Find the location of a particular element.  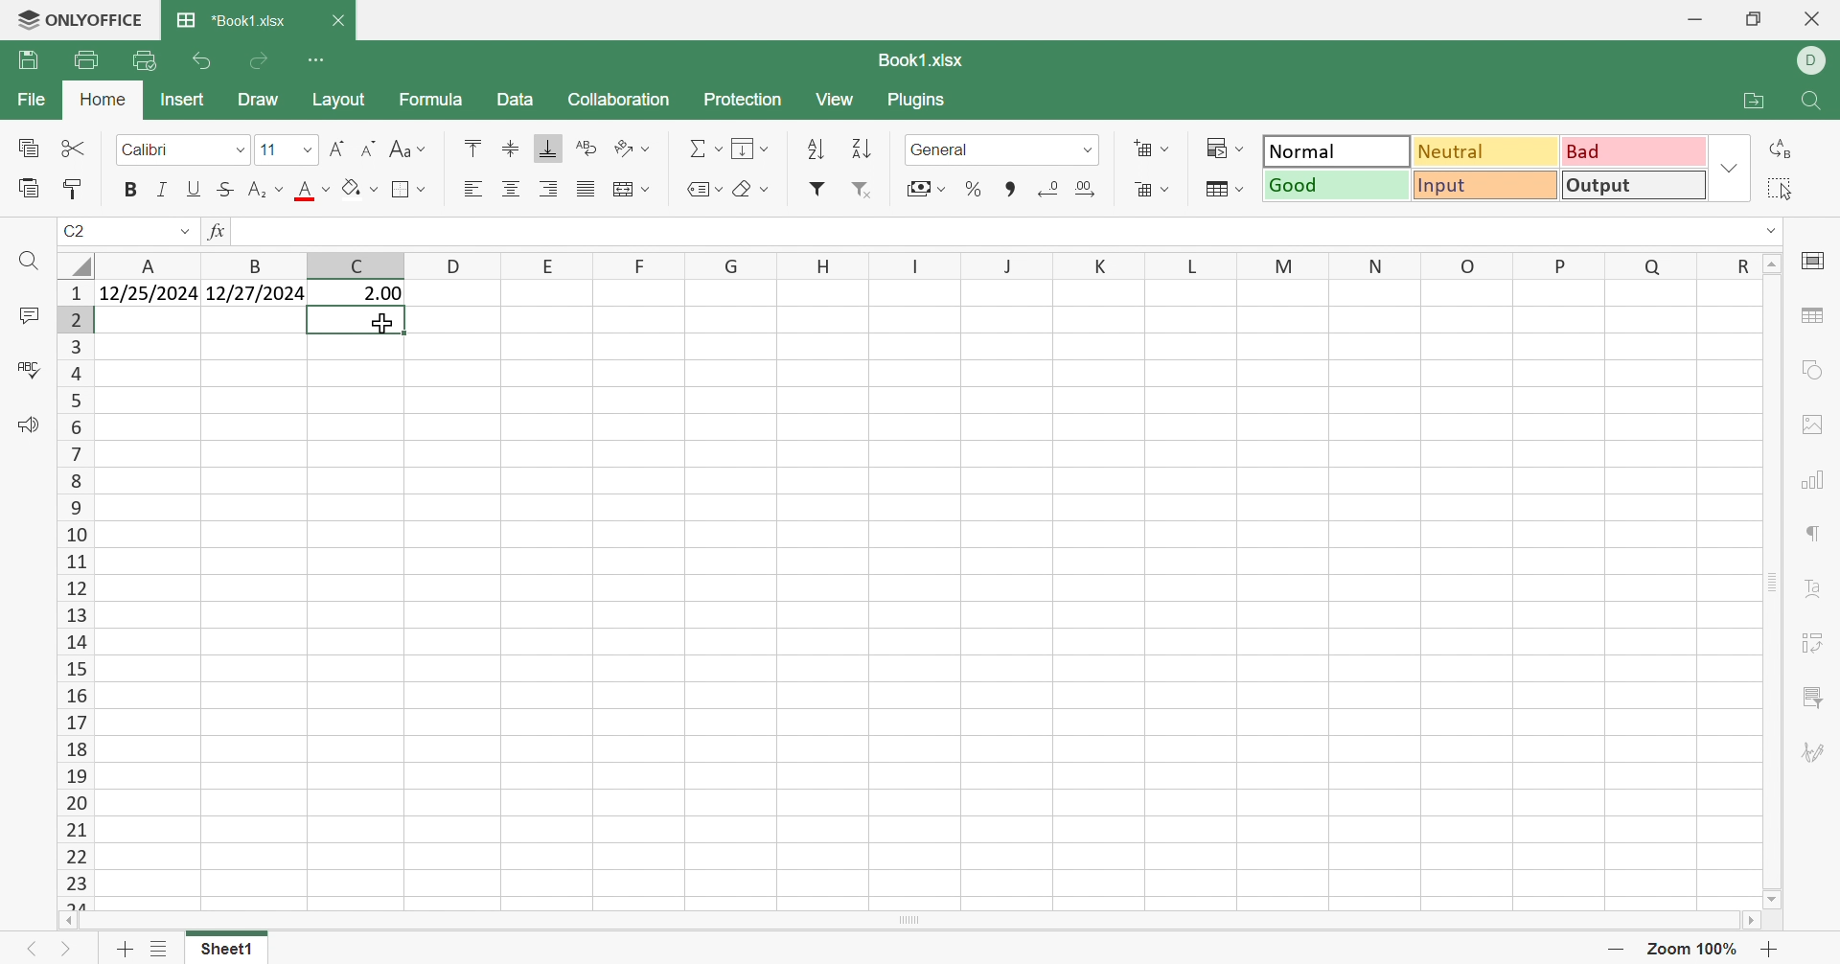

Protection is located at coordinates (741, 102).